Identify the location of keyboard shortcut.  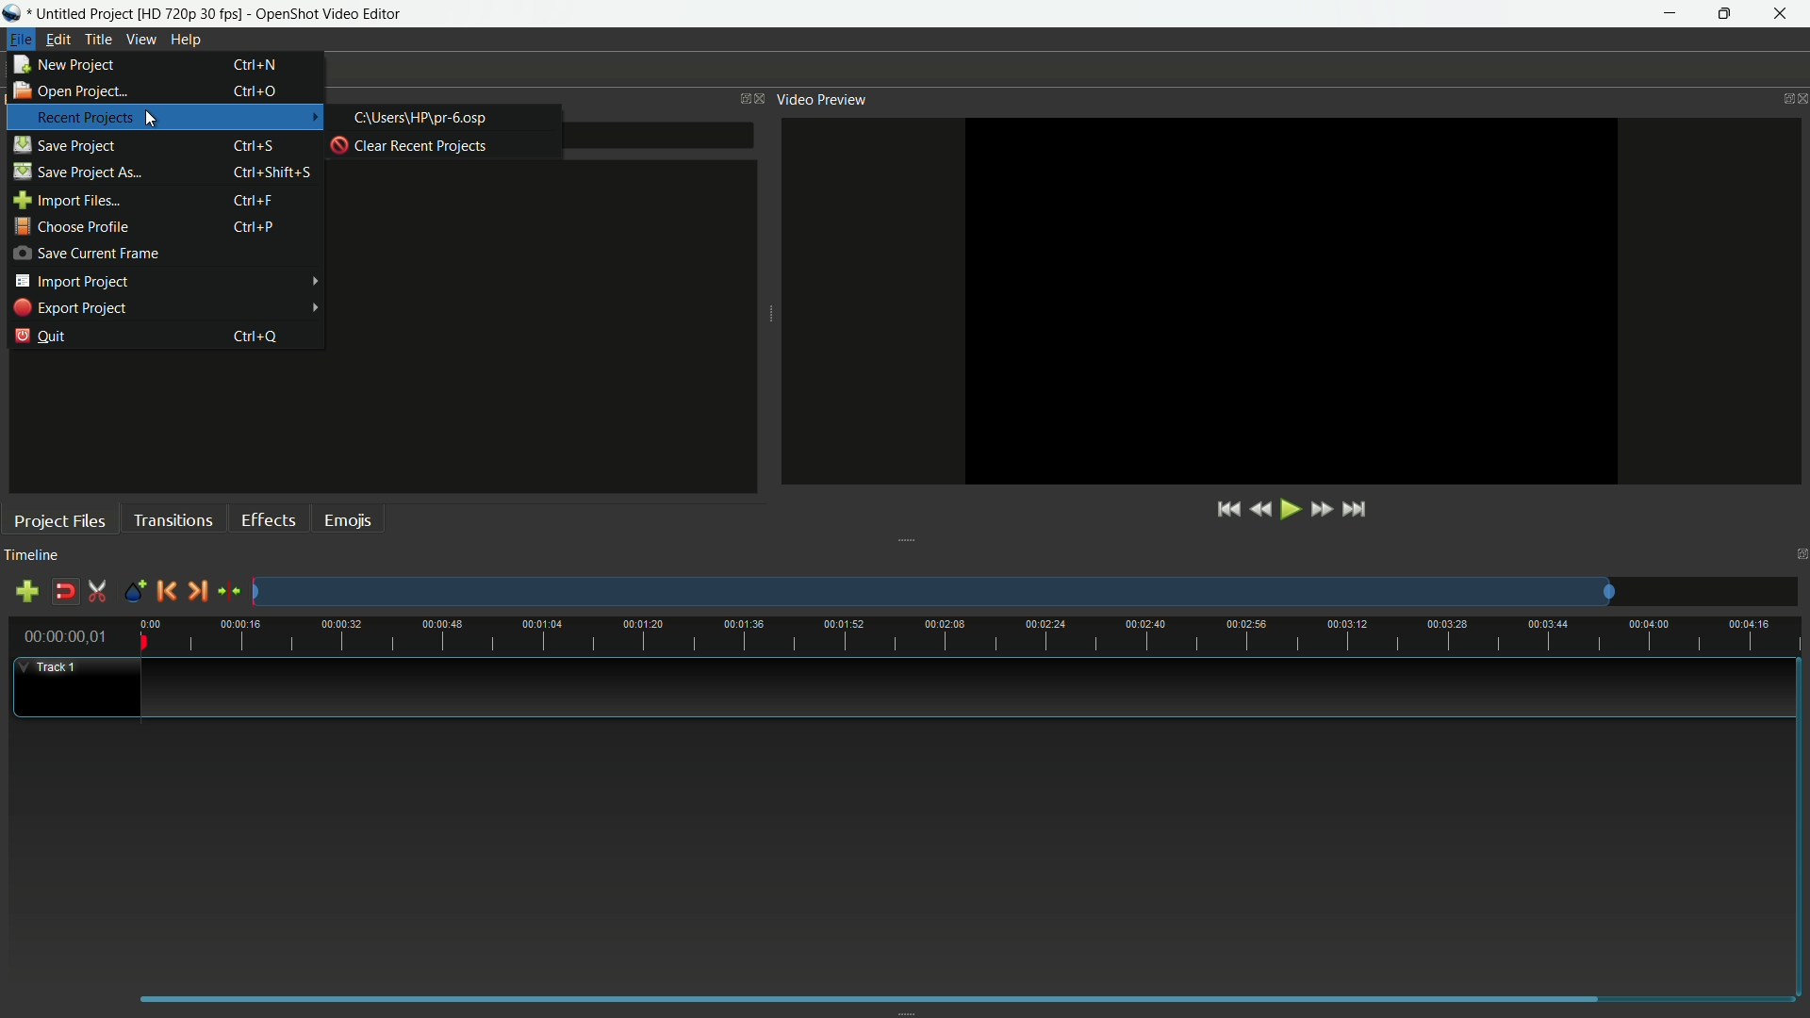
(253, 226).